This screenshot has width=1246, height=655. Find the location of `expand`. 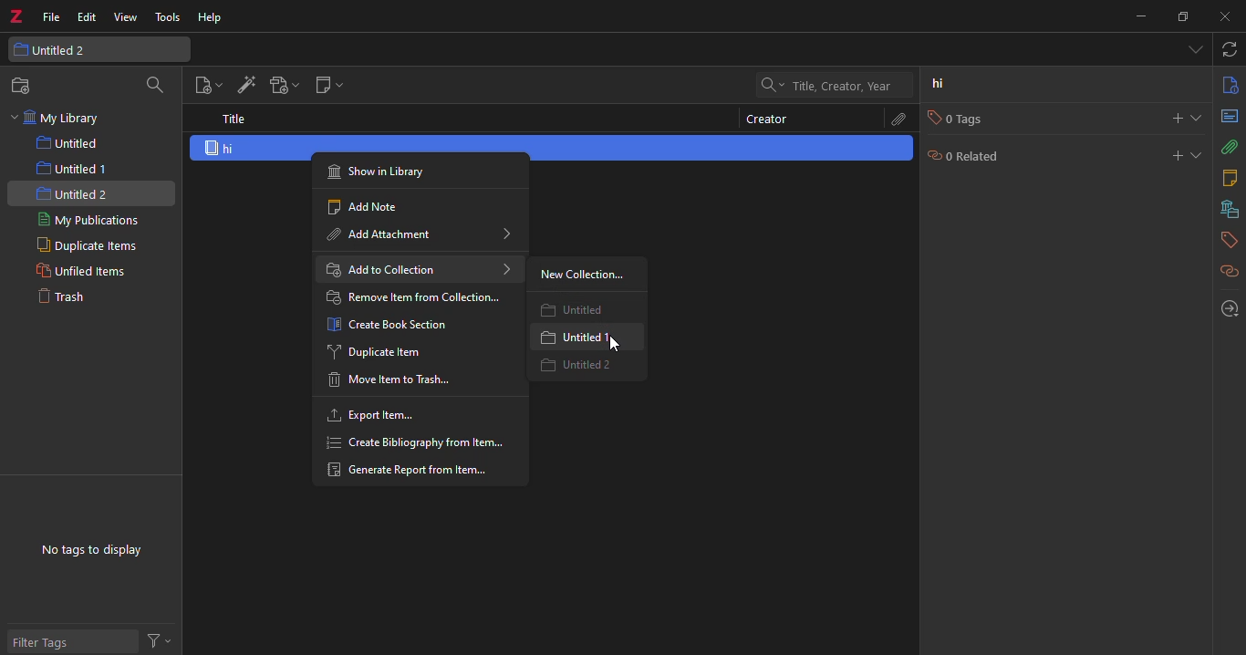

expand is located at coordinates (1199, 154).